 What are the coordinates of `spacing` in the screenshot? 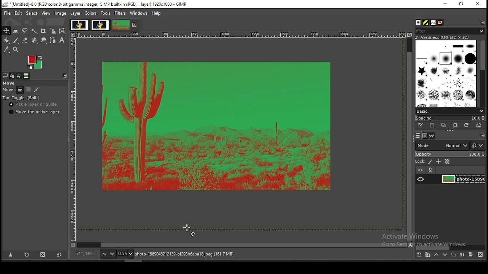 It's located at (450, 118).